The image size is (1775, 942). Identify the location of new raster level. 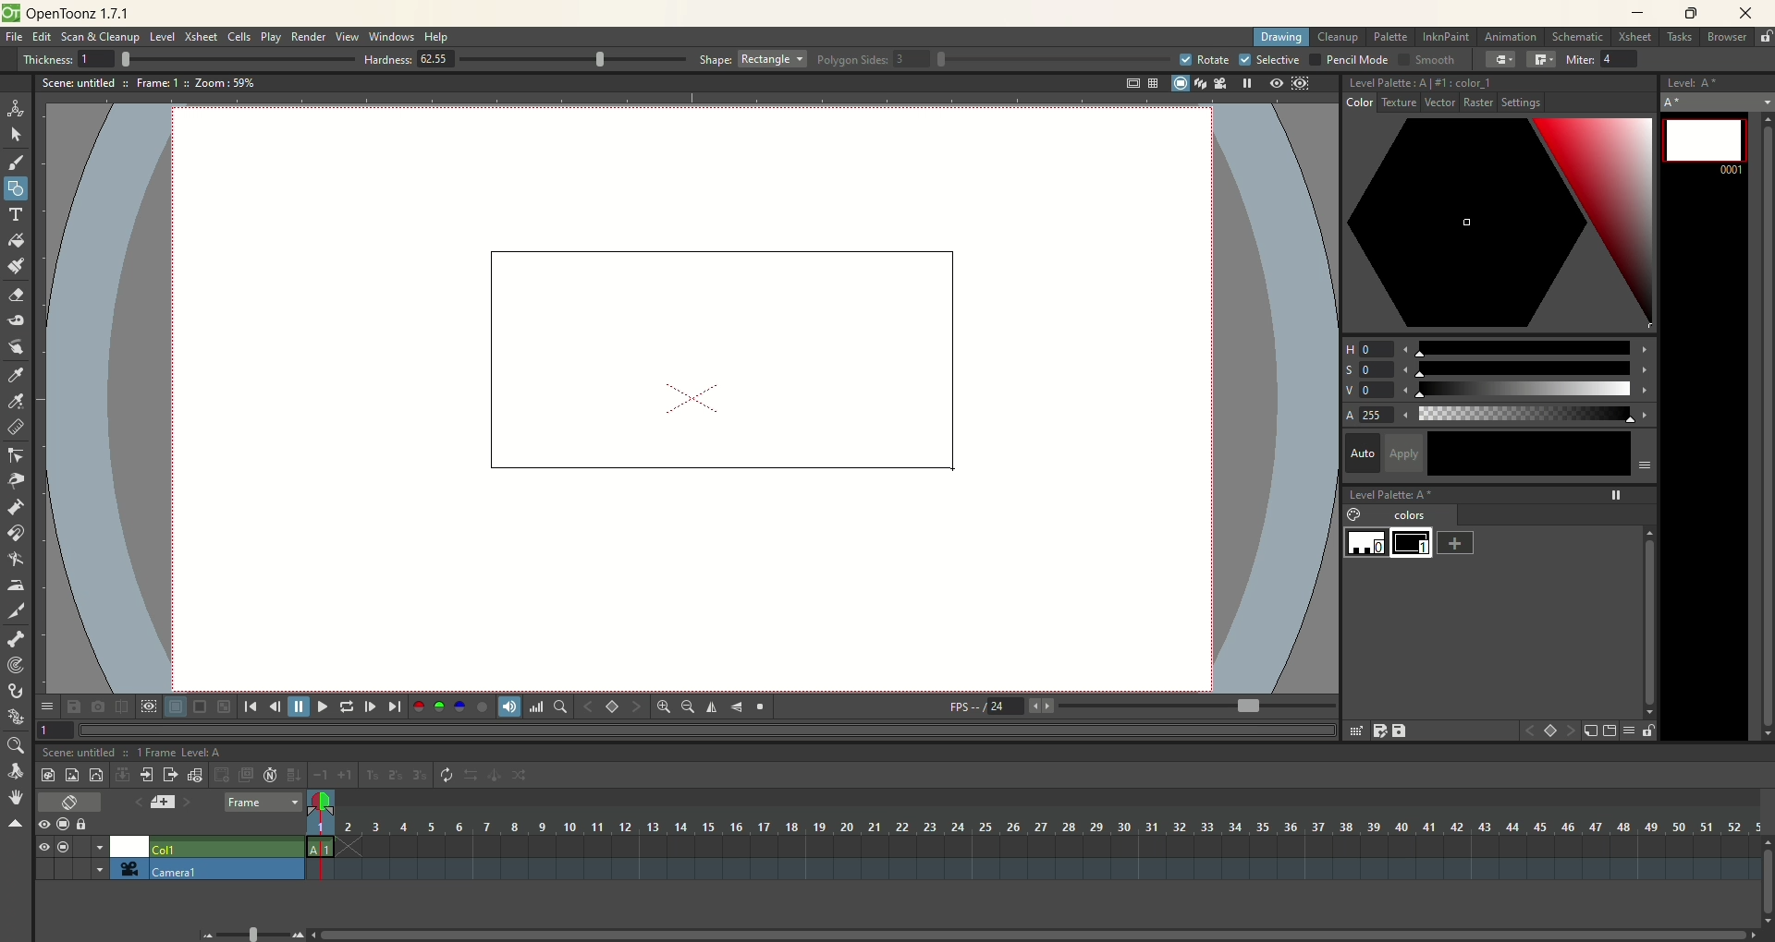
(71, 774).